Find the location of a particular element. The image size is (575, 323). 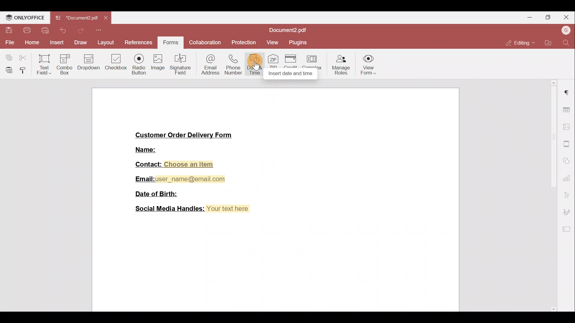

Undo is located at coordinates (62, 30).